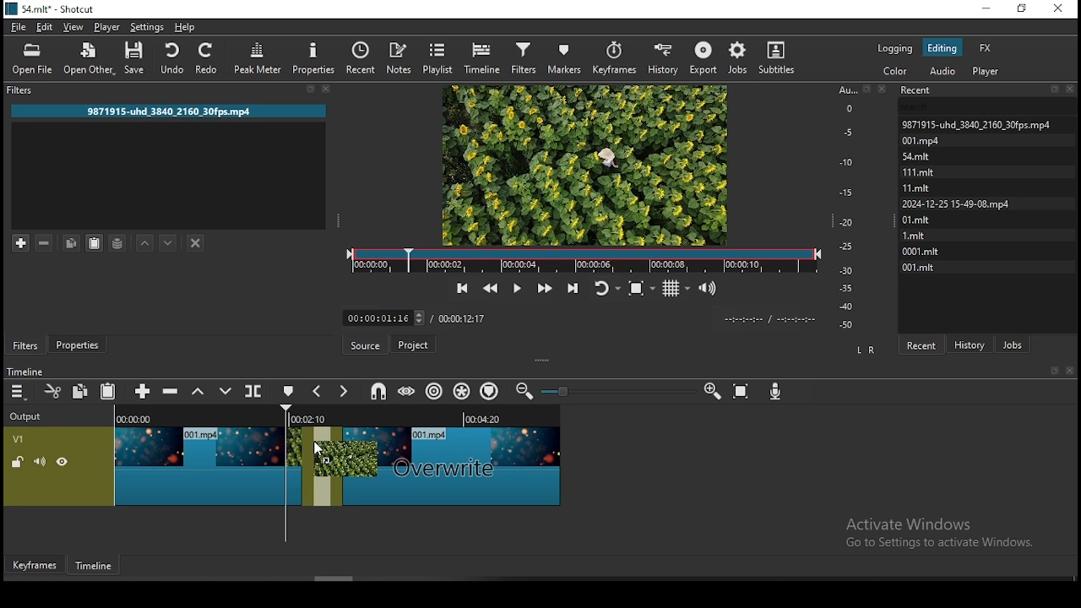  Describe the element at coordinates (462, 318) in the screenshot. I see `total time` at that location.